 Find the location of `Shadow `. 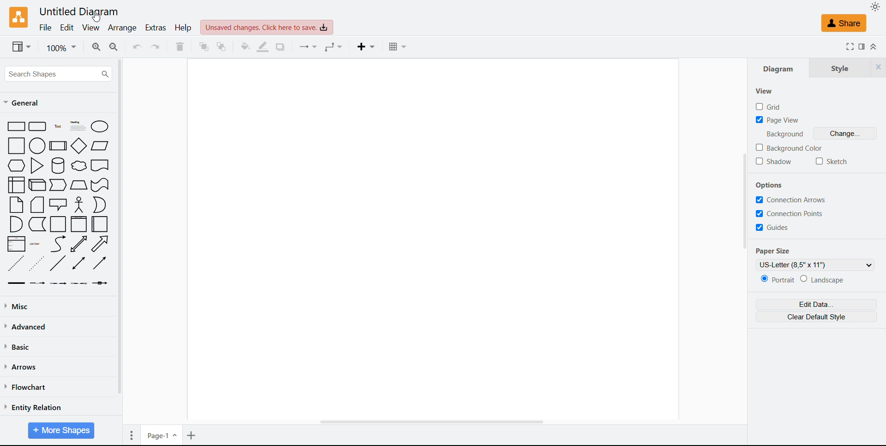

Shadow  is located at coordinates (281, 47).